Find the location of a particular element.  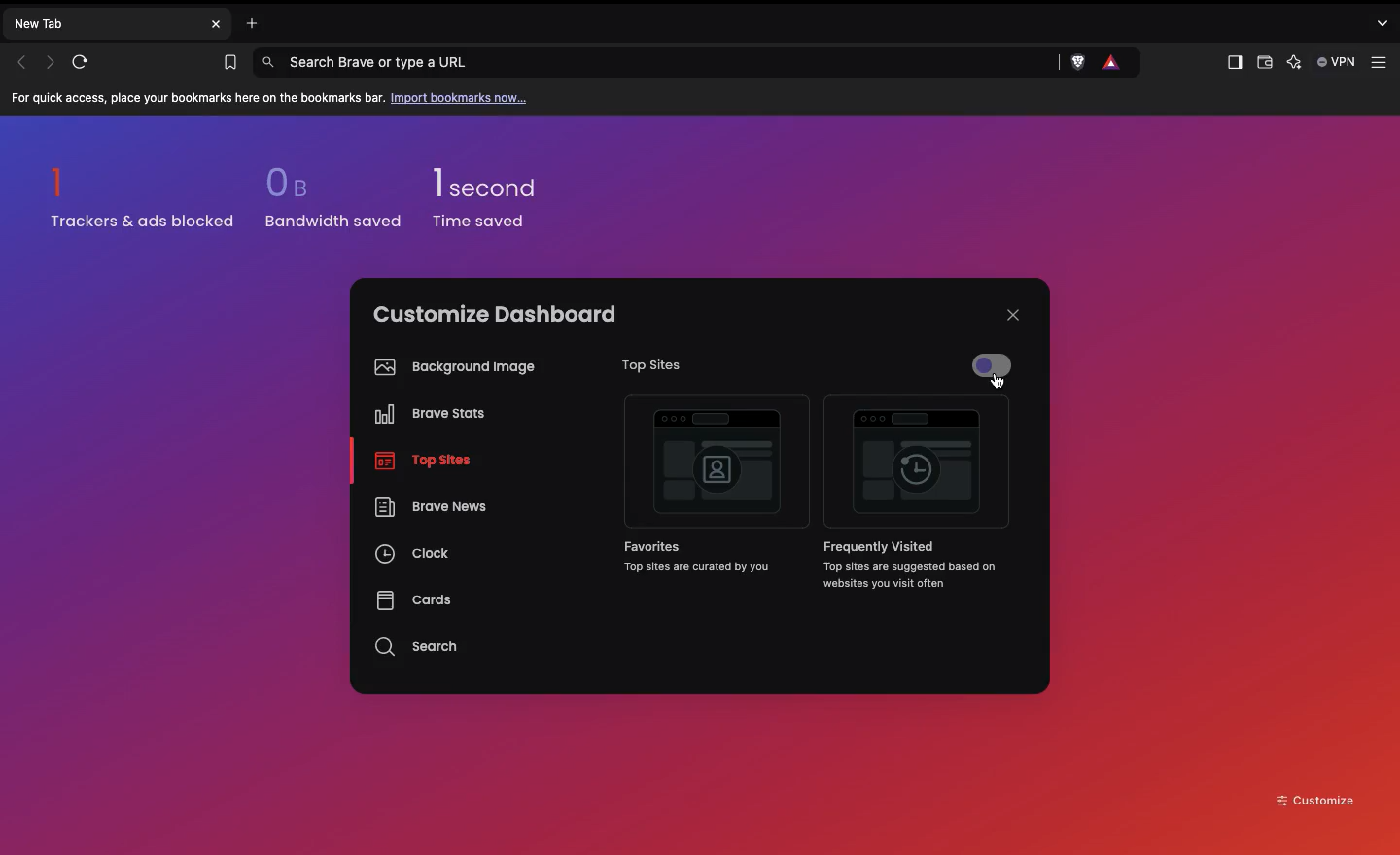

Sidebar is located at coordinates (1233, 63).